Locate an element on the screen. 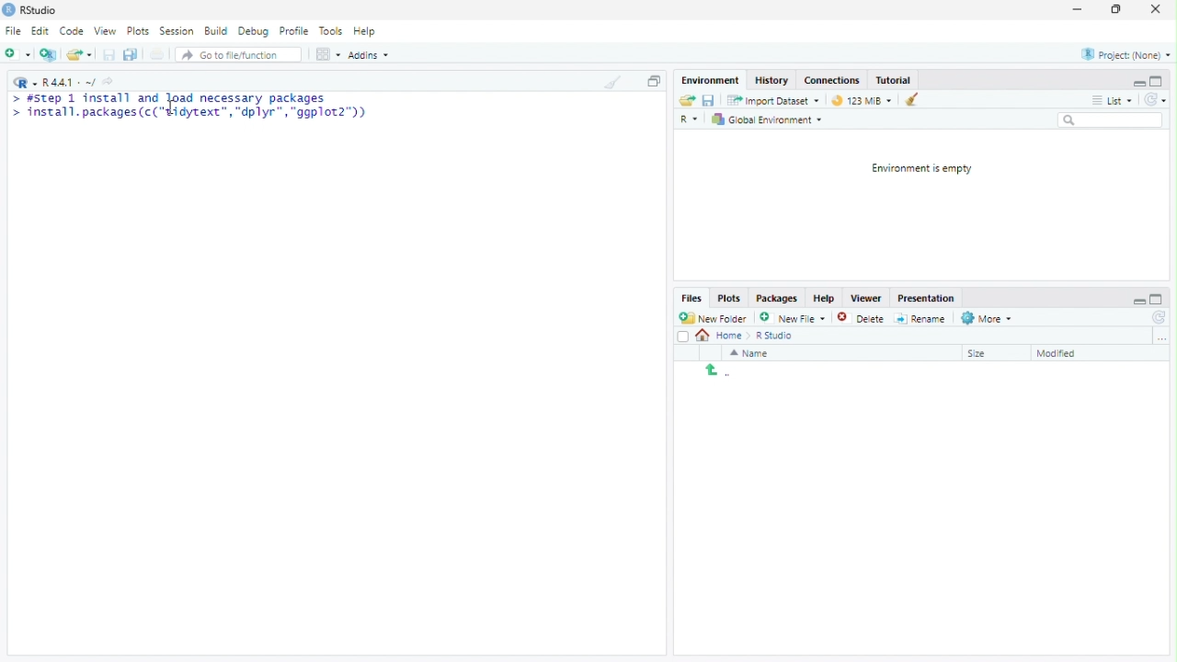 This screenshot has height=662, width=1177. Close is located at coordinates (1155, 10).